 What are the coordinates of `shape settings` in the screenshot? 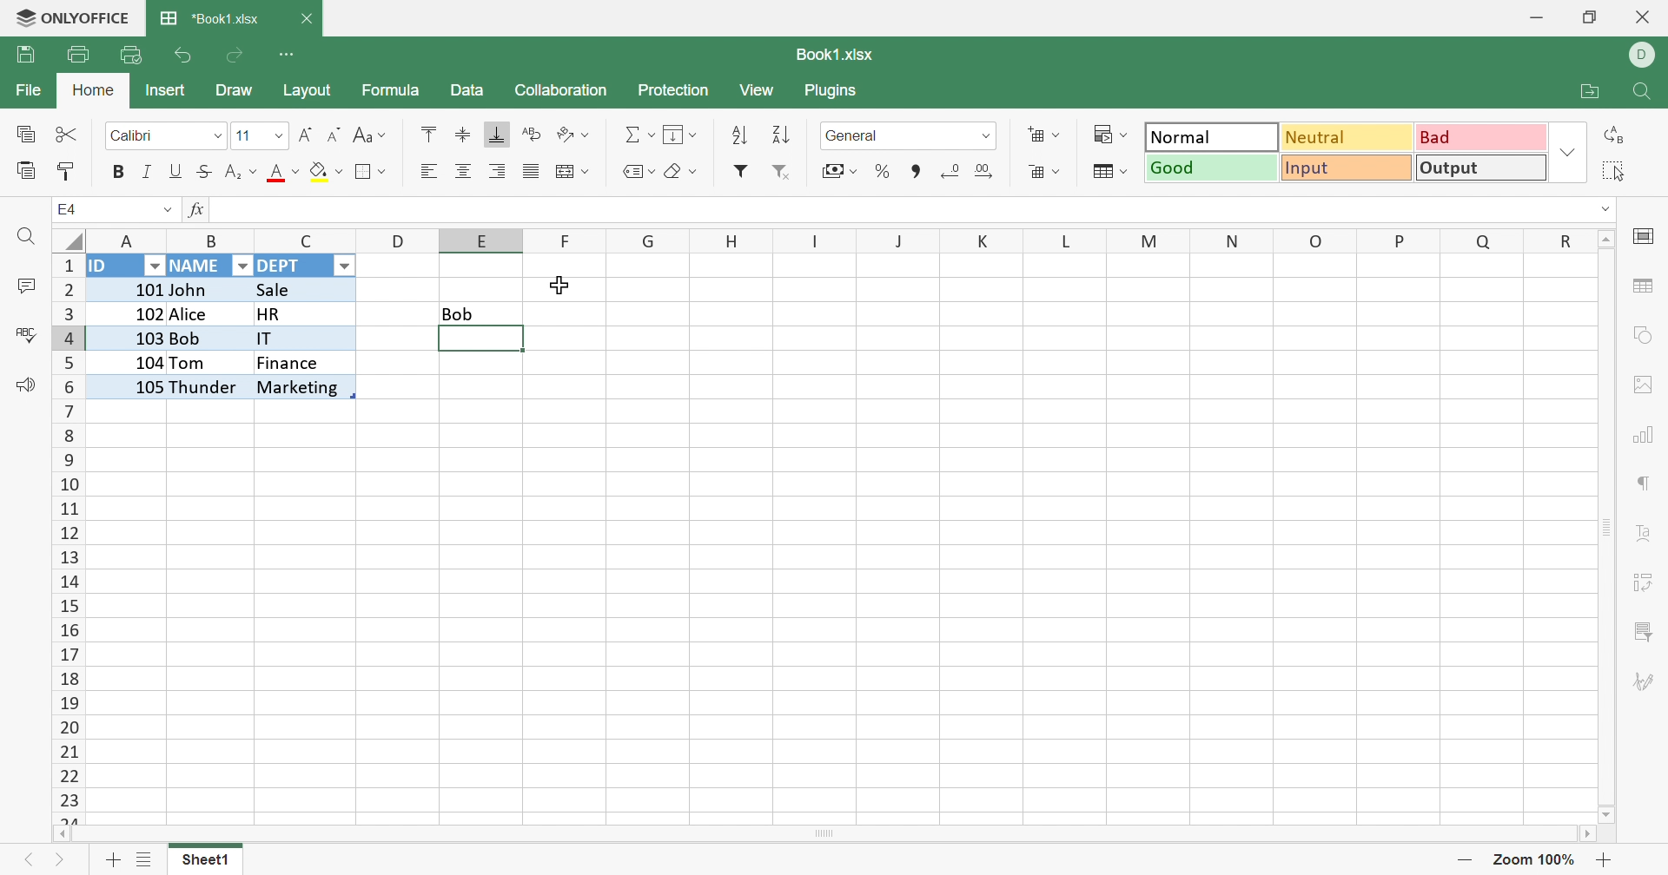 It's located at (1641, 335).